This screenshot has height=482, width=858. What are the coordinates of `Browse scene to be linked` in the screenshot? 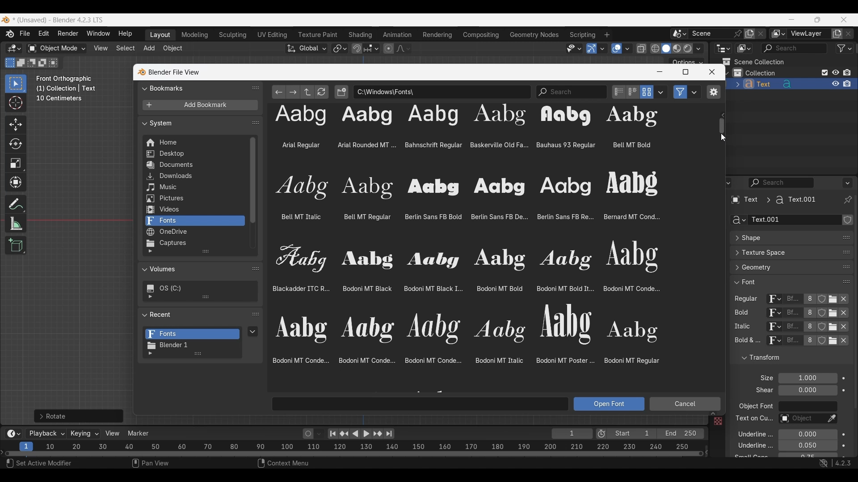 It's located at (679, 34).